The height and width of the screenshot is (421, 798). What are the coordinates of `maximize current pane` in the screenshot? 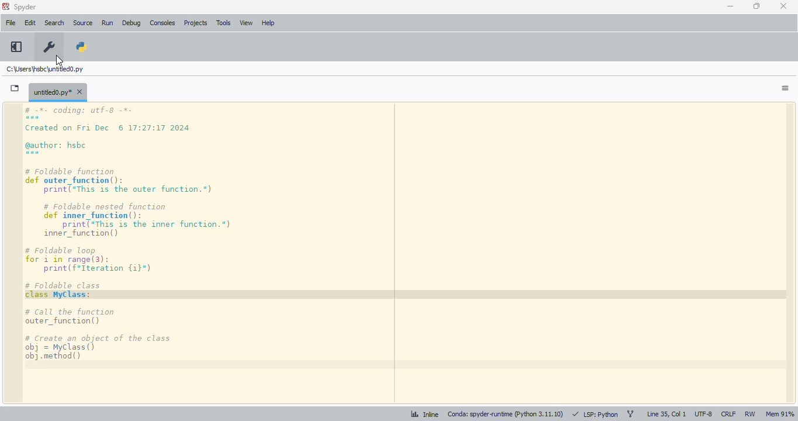 It's located at (16, 47).